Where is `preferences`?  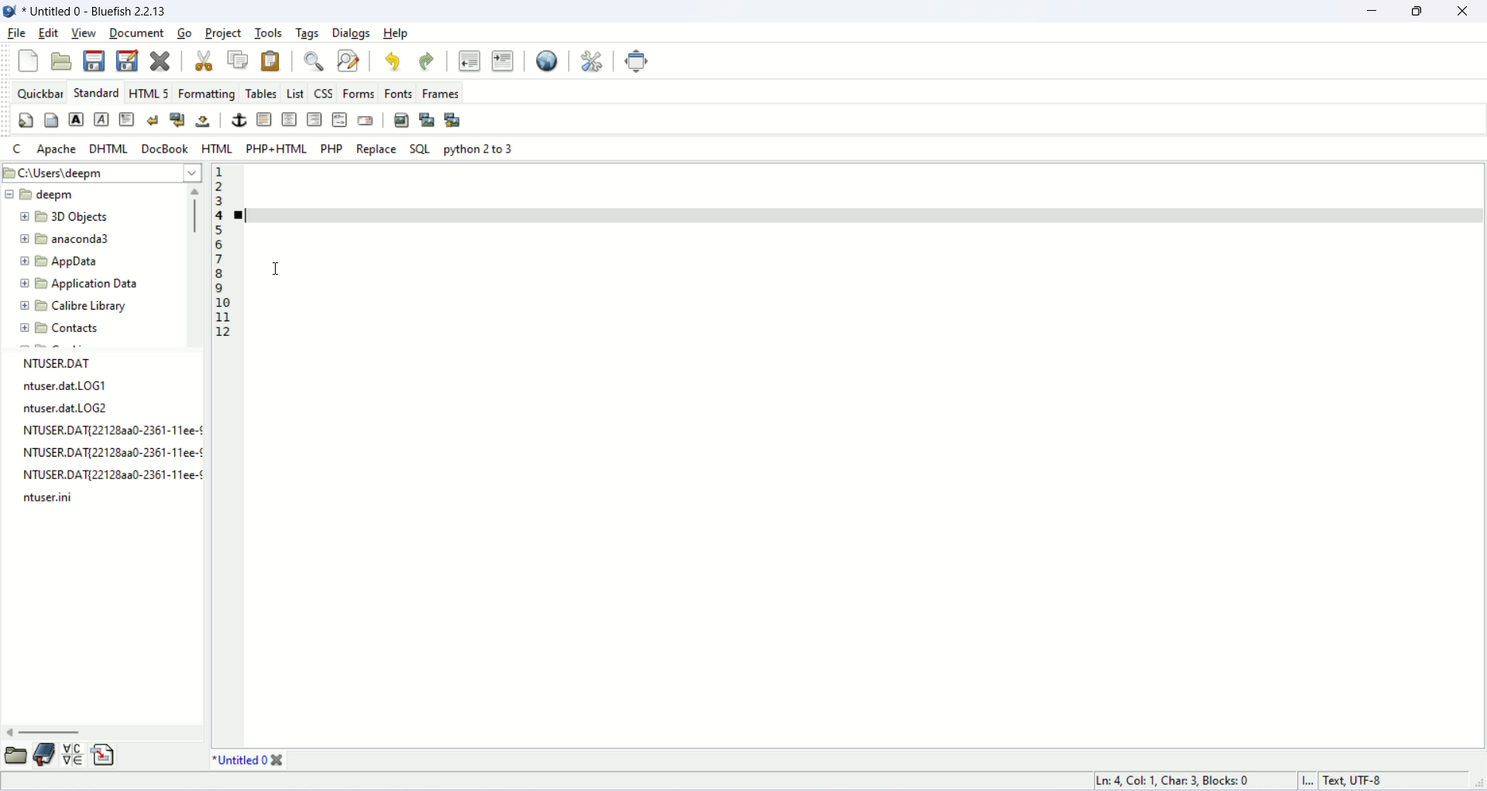
preferences is located at coordinates (593, 62).